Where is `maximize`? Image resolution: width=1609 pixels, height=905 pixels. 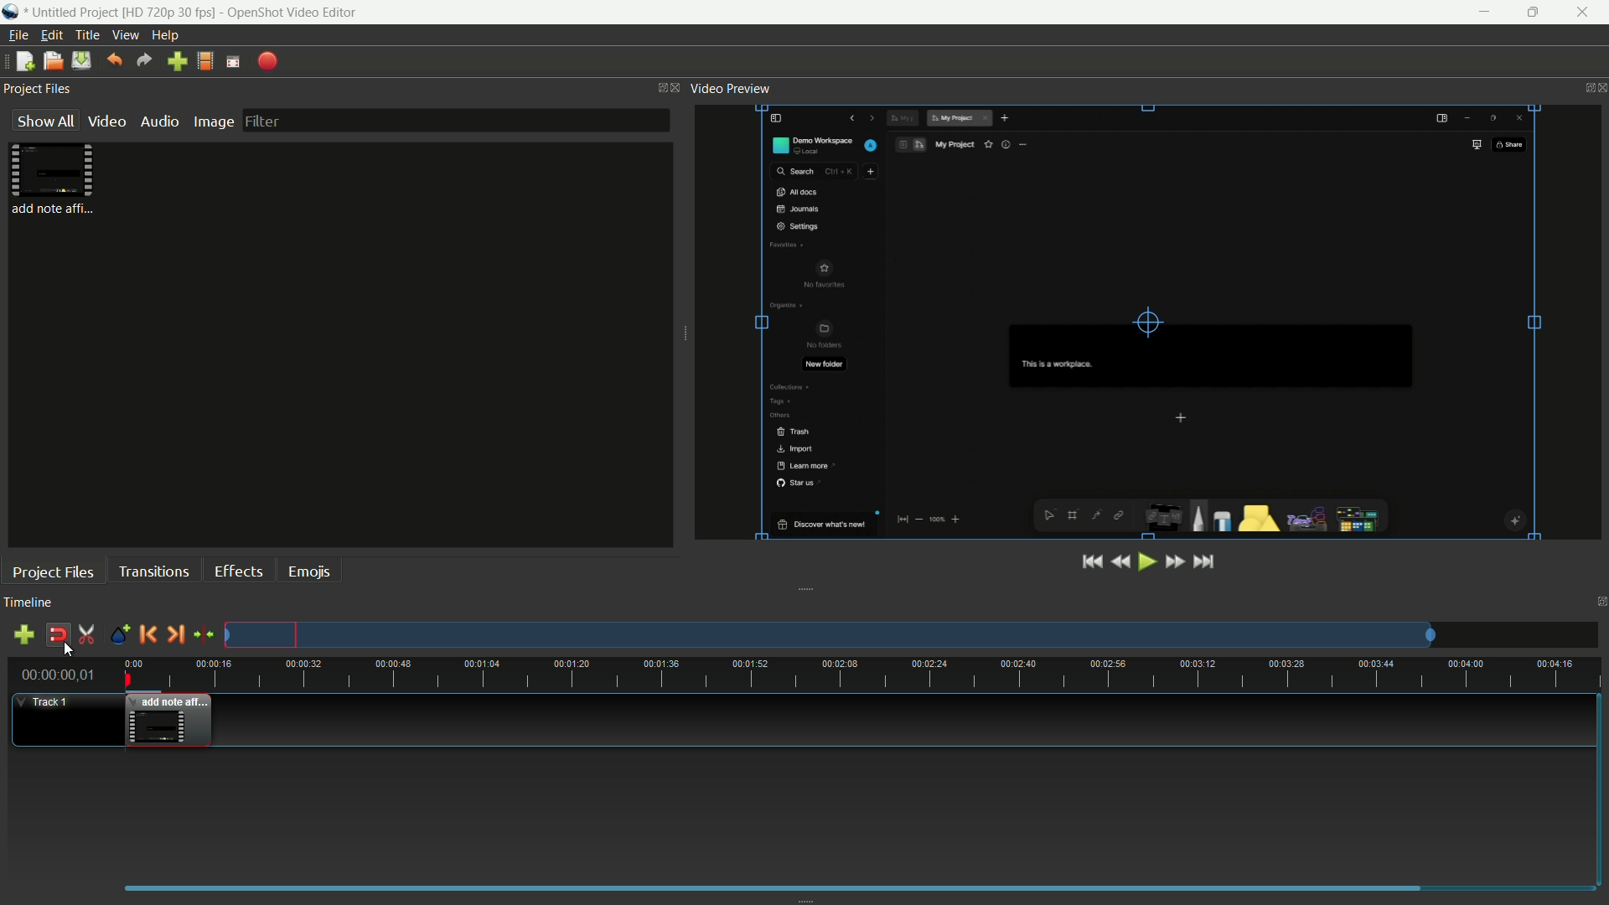
maximize is located at coordinates (1537, 13).